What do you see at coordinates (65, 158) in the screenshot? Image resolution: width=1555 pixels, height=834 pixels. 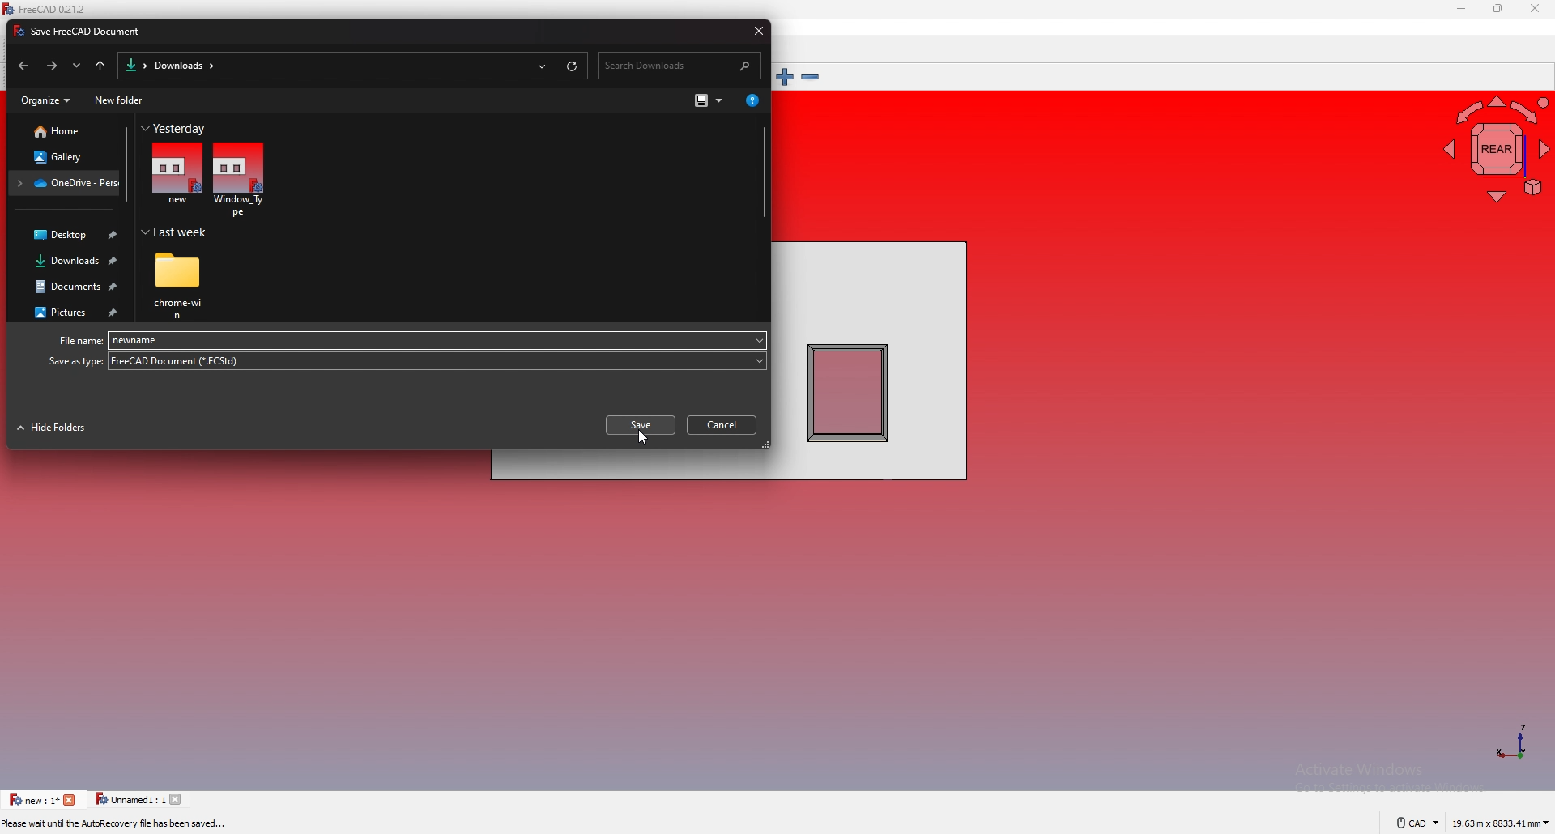 I see `gallery` at bounding box center [65, 158].